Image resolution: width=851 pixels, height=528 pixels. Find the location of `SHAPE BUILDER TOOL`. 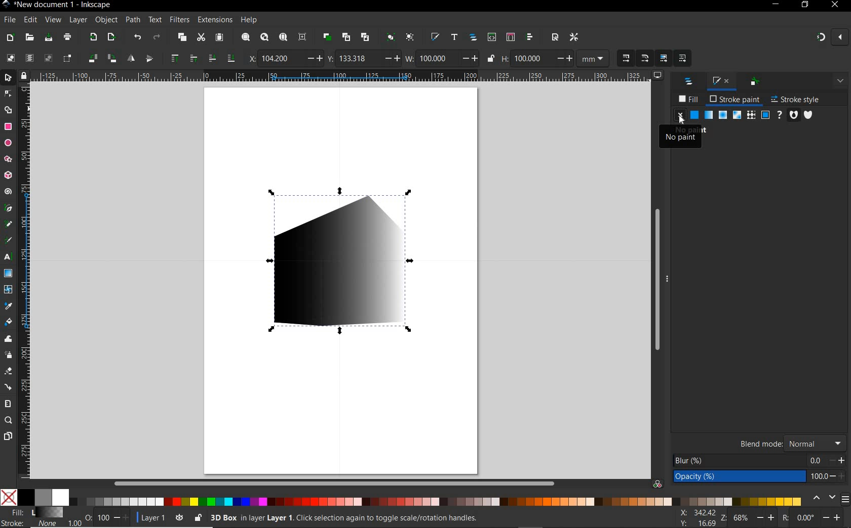

SHAPE BUILDER TOOL is located at coordinates (8, 110).